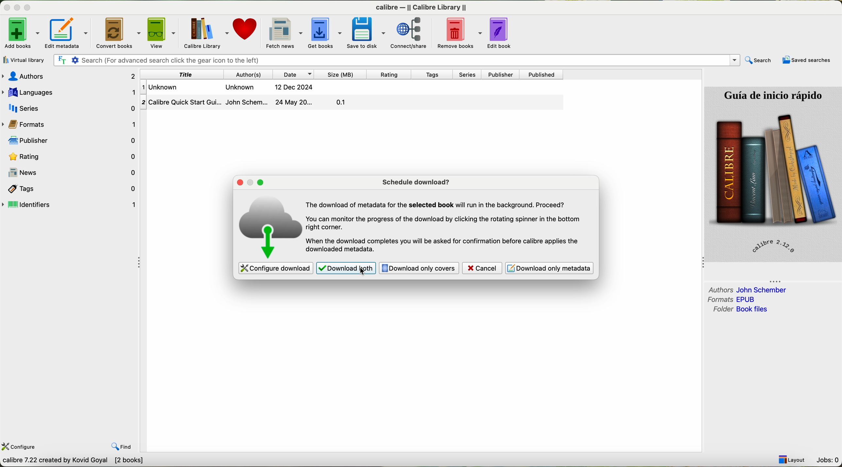 This screenshot has width=842, height=467. Describe the element at coordinates (388, 75) in the screenshot. I see `rating` at that location.